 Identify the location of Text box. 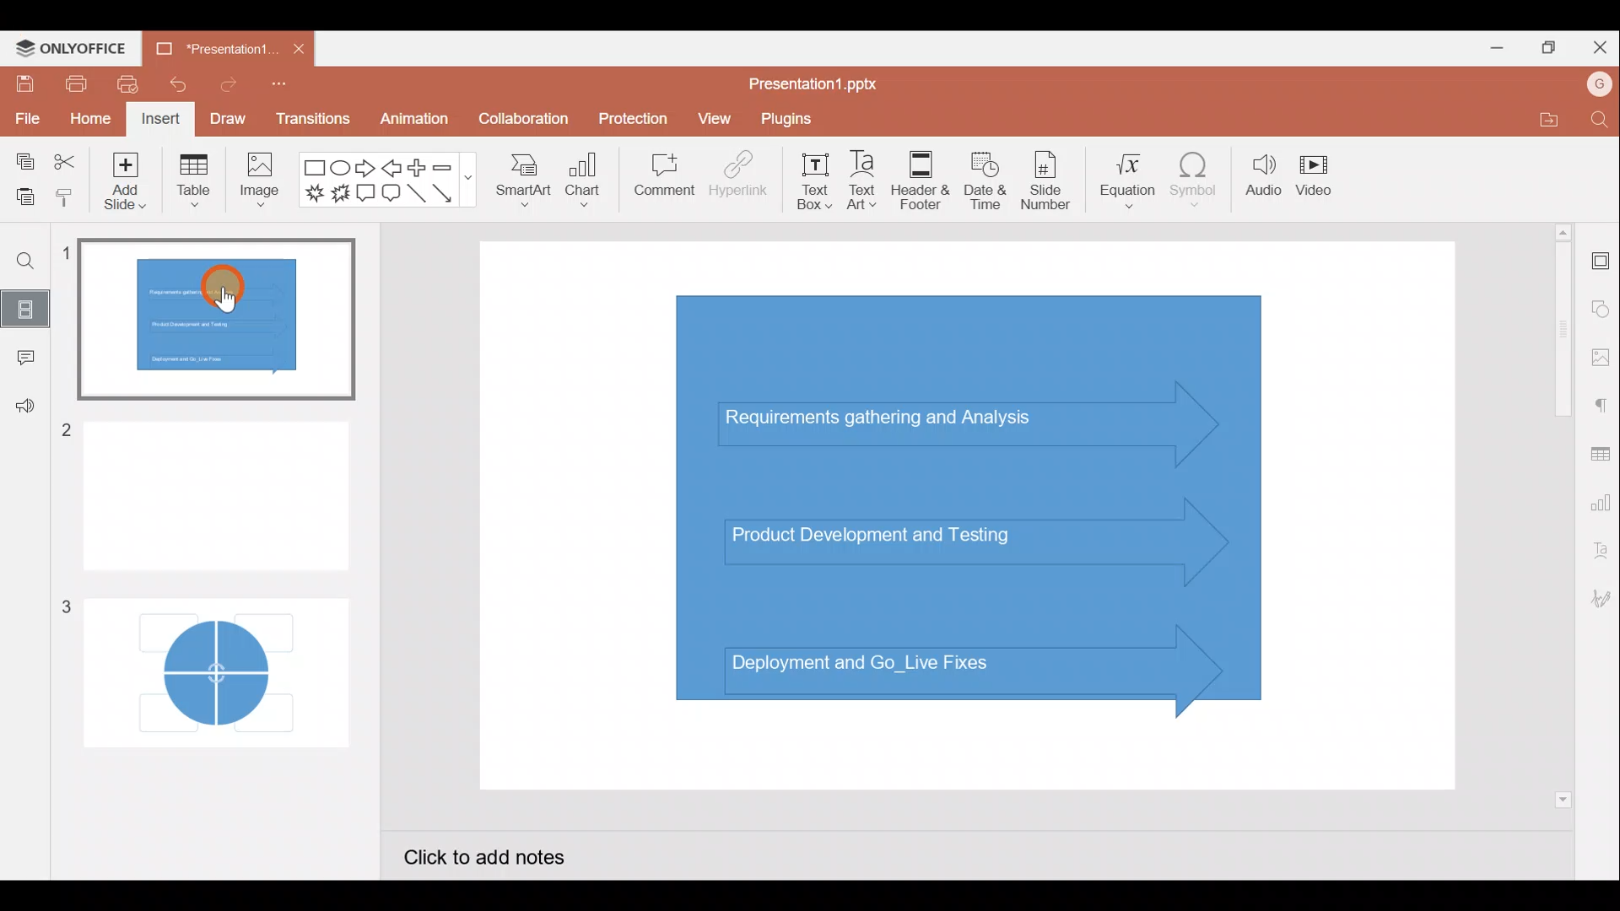
(810, 181).